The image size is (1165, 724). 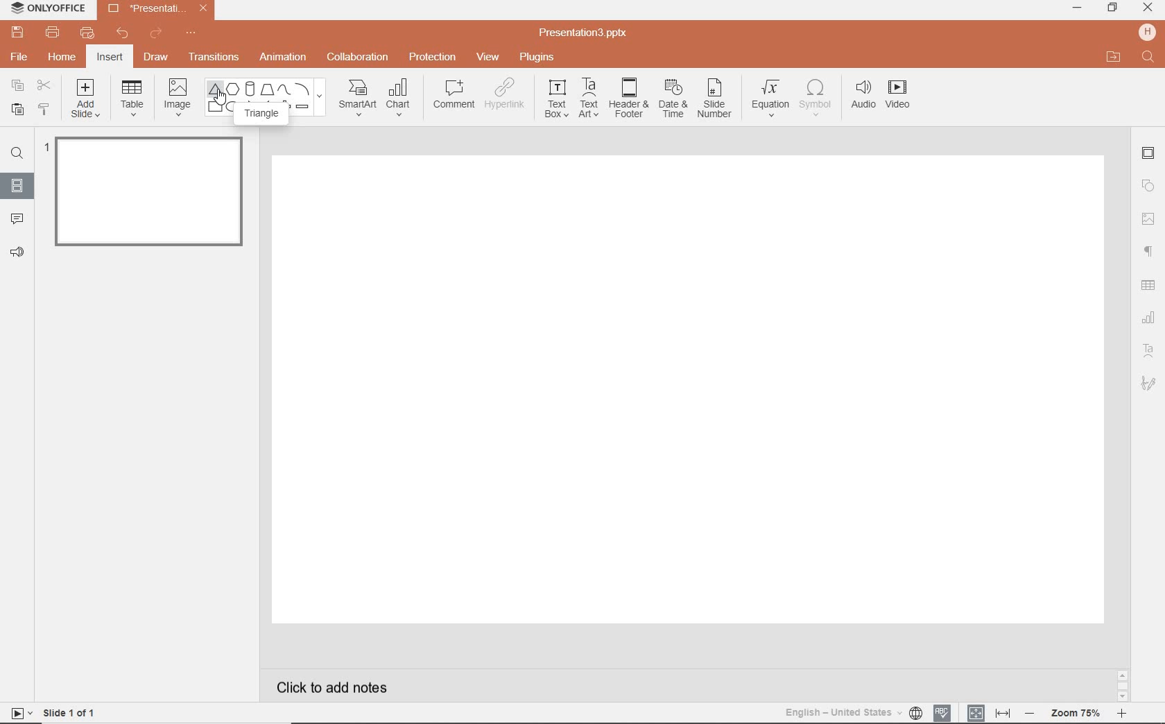 What do you see at coordinates (87, 101) in the screenshot?
I see `ADD SLIDE` at bounding box center [87, 101].